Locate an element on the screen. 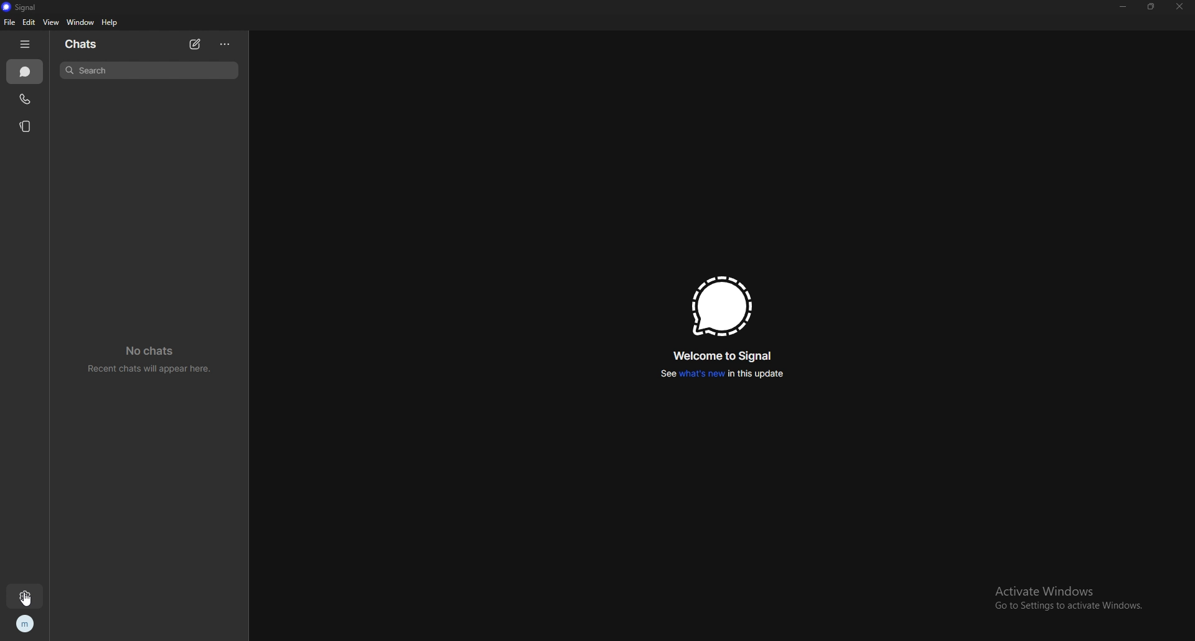 This screenshot has width=1195, height=641. search is located at coordinates (149, 70).